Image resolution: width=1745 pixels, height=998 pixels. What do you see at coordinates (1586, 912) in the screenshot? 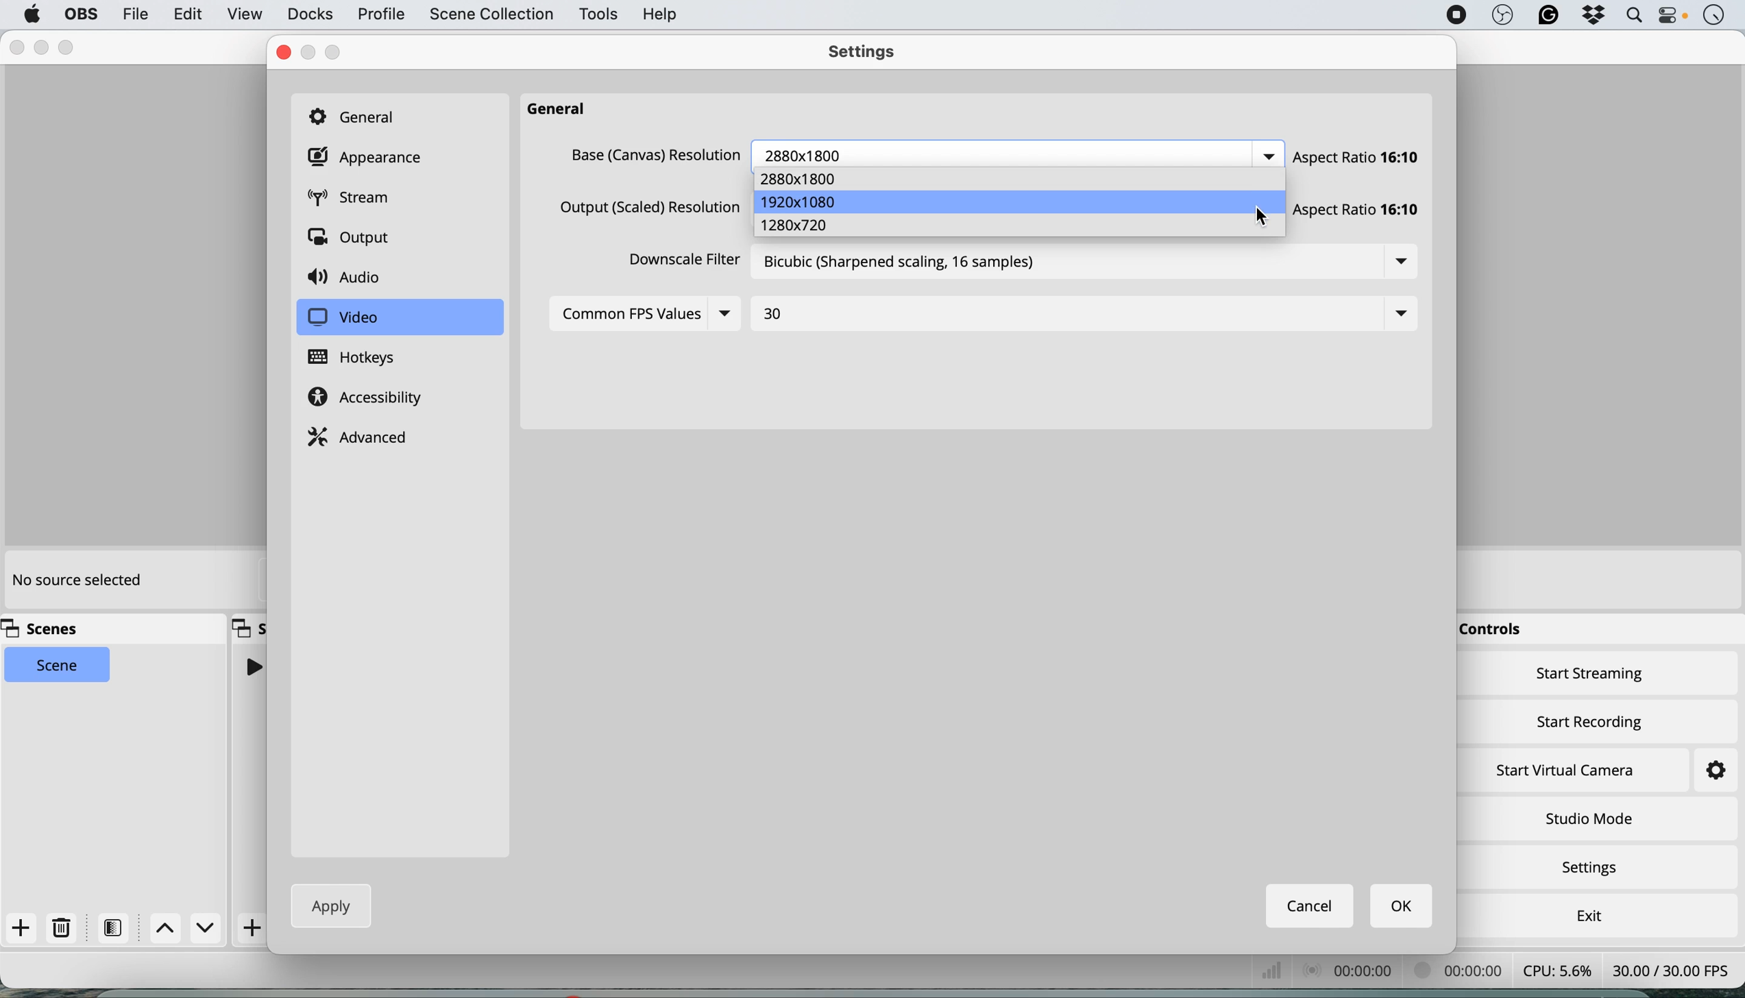
I see `exit` at bounding box center [1586, 912].